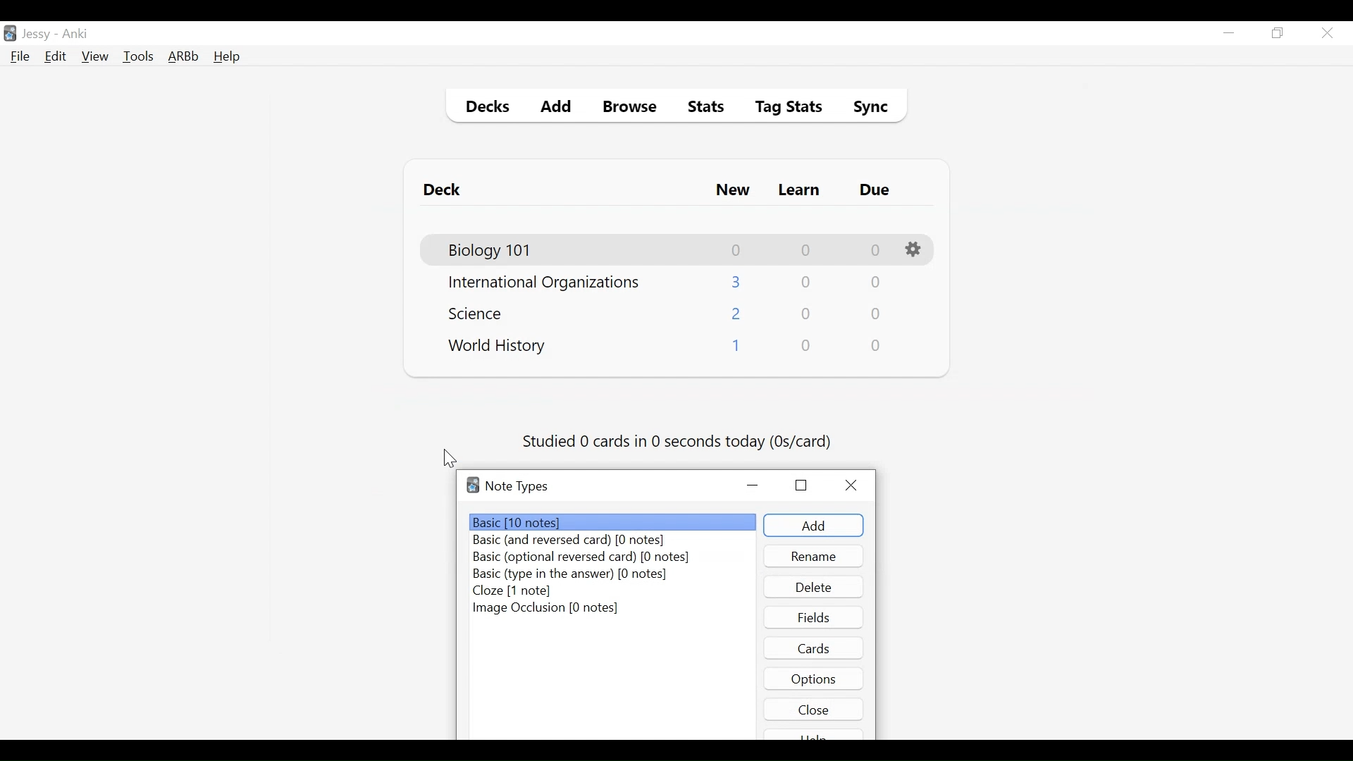  What do you see at coordinates (1228, 34) in the screenshot?
I see `minimize` at bounding box center [1228, 34].